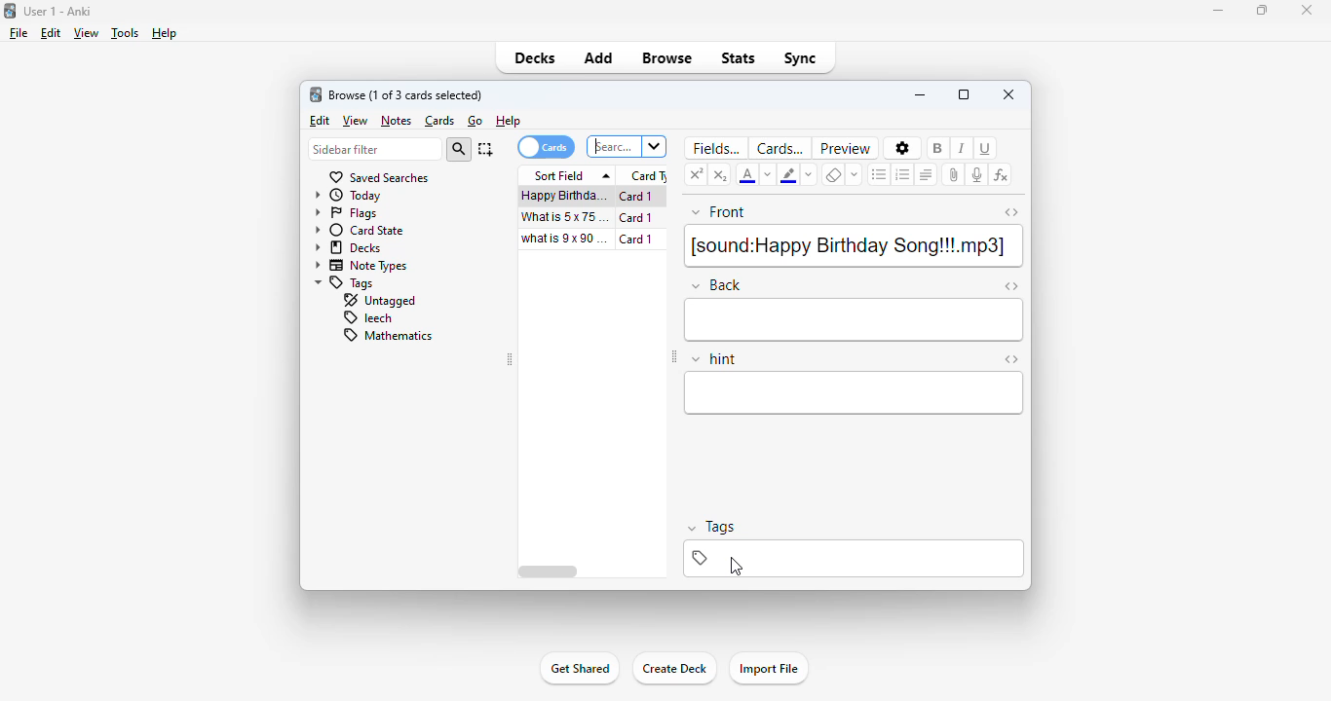 The image size is (1331, 701). Describe the element at coordinates (736, 567) in the screenshot. I see `cursor` at that location.